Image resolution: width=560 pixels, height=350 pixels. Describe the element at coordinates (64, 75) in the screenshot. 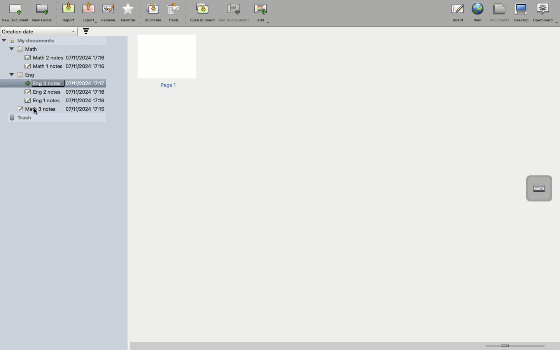

I see `eng` at that location.